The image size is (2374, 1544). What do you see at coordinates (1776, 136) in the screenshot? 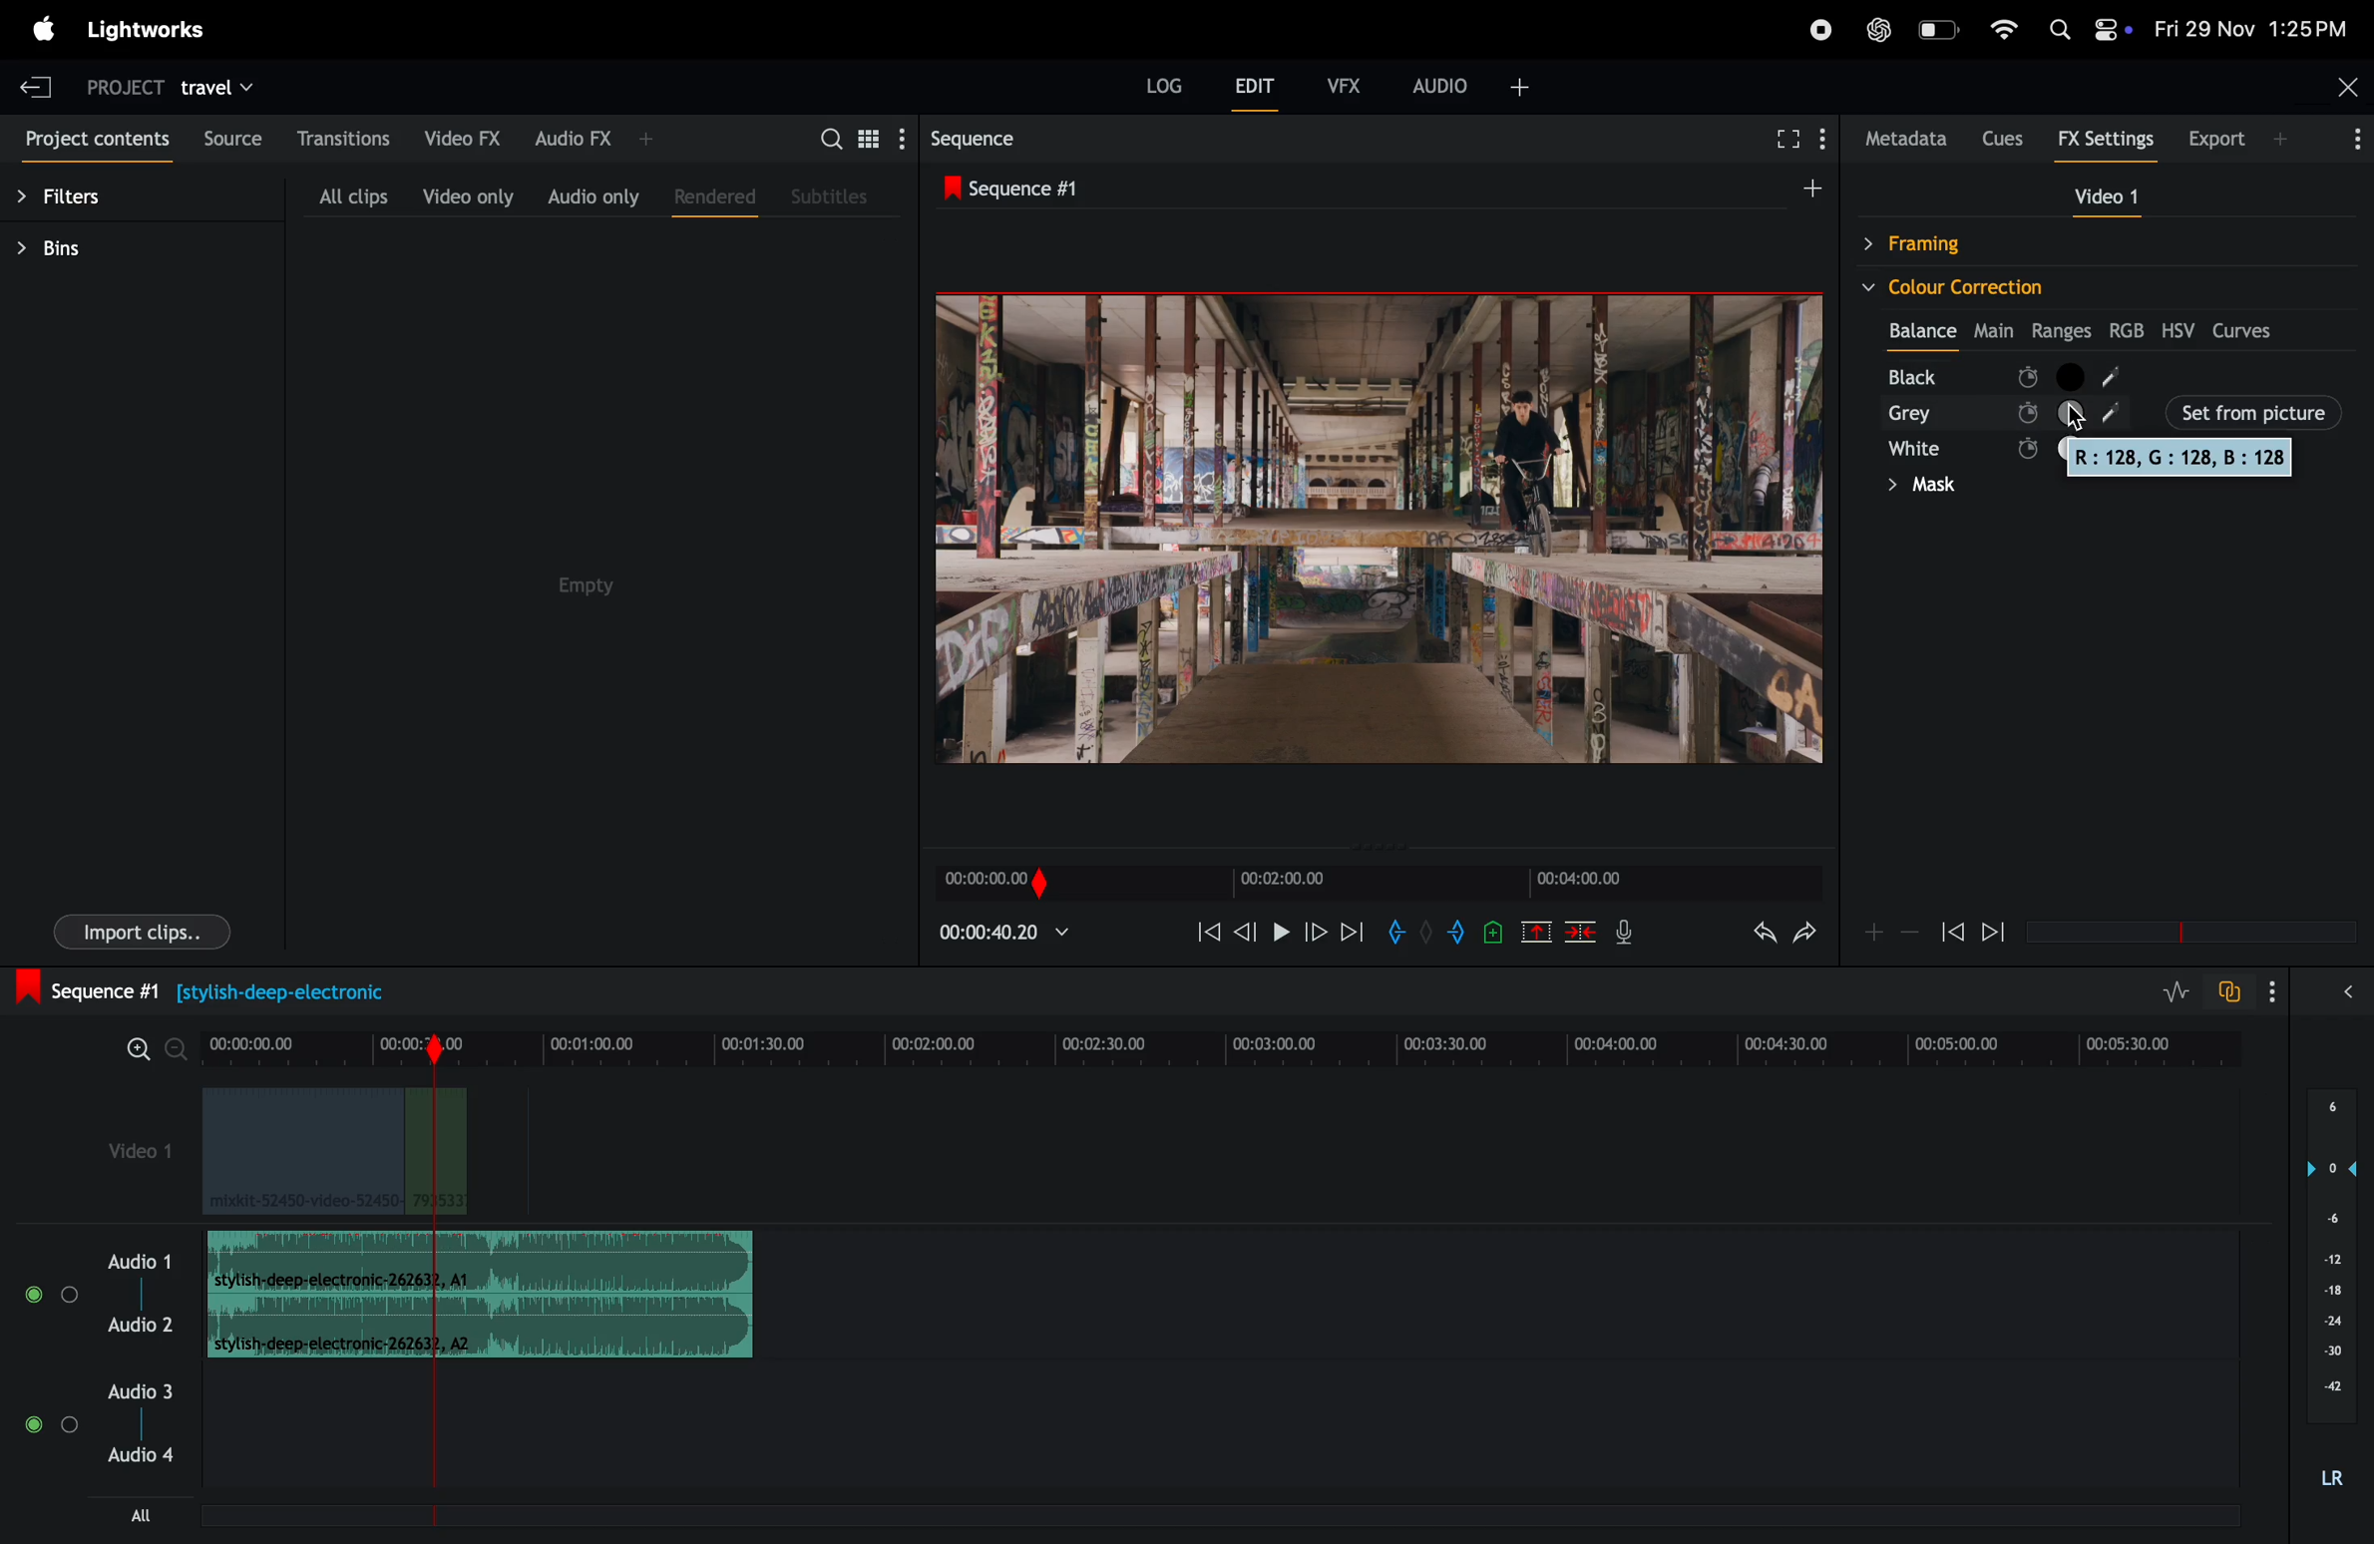
I see `fullscreen` at bounding box center [1776, 136].